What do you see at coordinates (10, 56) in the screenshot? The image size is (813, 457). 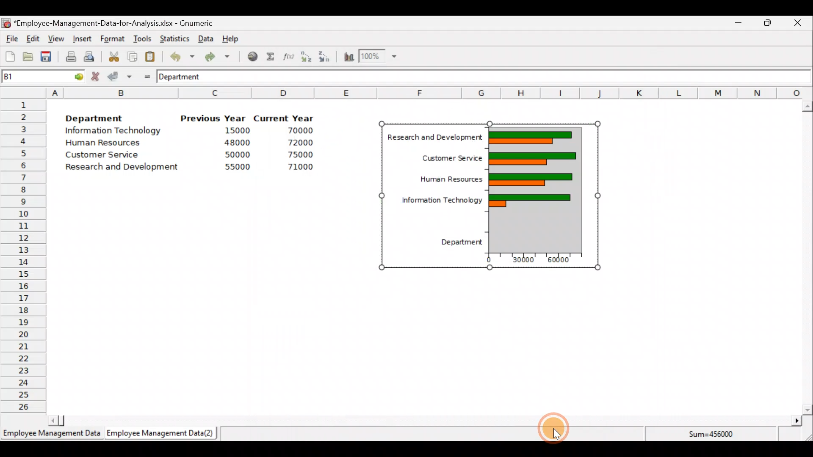 I see `Create a new workbook` at bounding box center [10, 56].